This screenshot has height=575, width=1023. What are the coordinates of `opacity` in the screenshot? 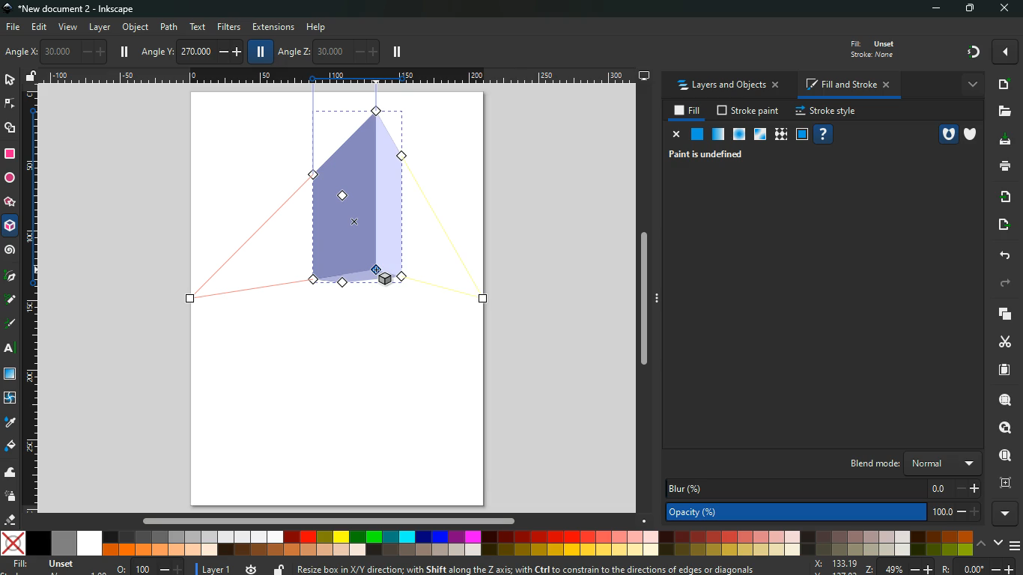 It's located at (718, 135).